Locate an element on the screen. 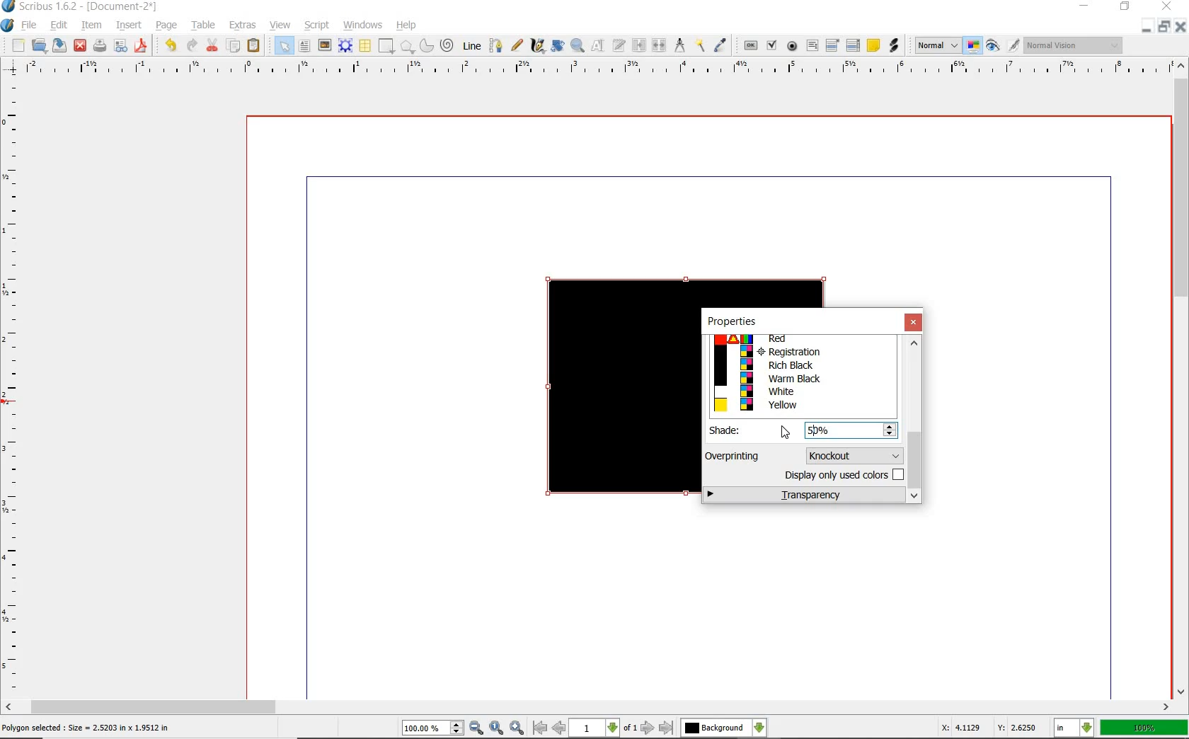  select the current layer is located at coordinates (724, 728).